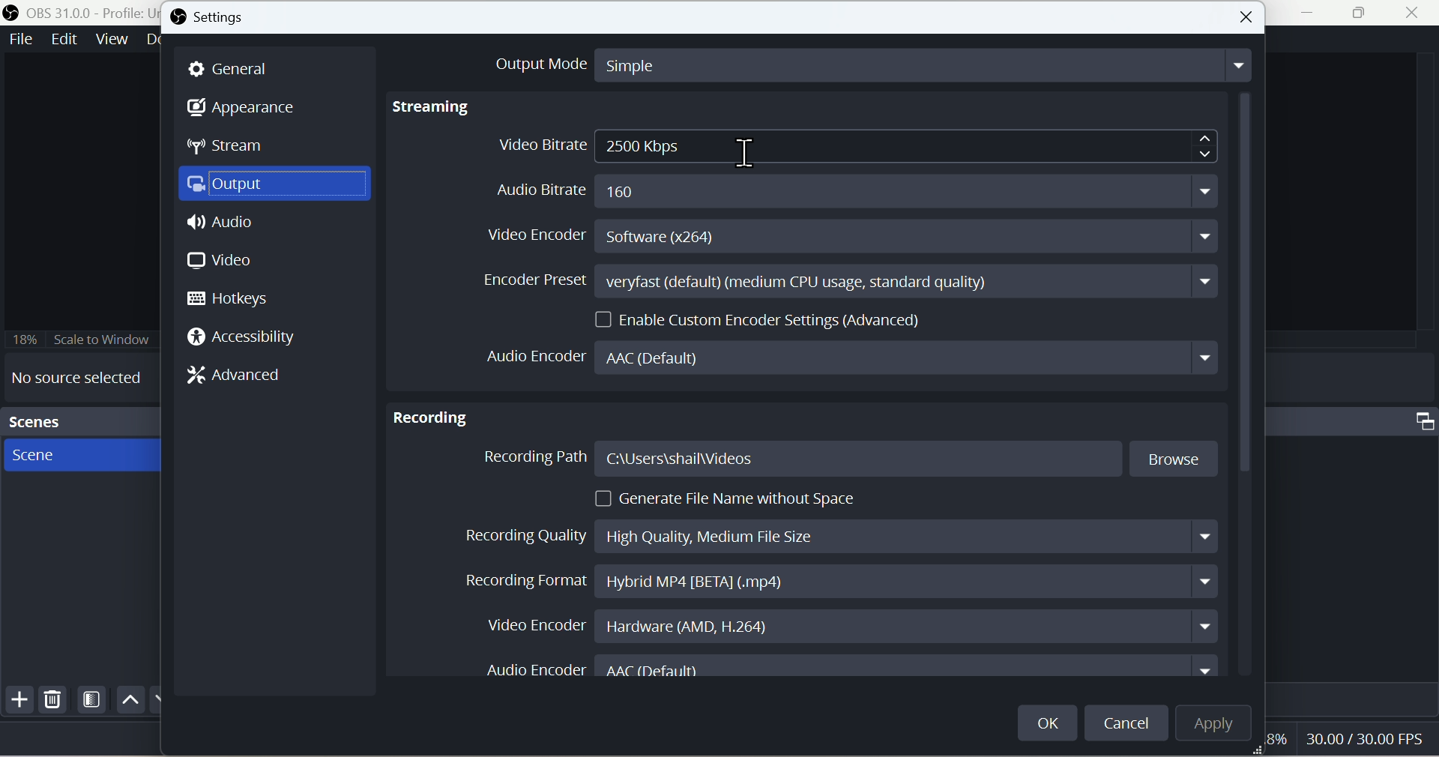  What do you see at coordinates (851, 459) in the screenshot?
I see `Recording Path` at bounding box center [851, 459].